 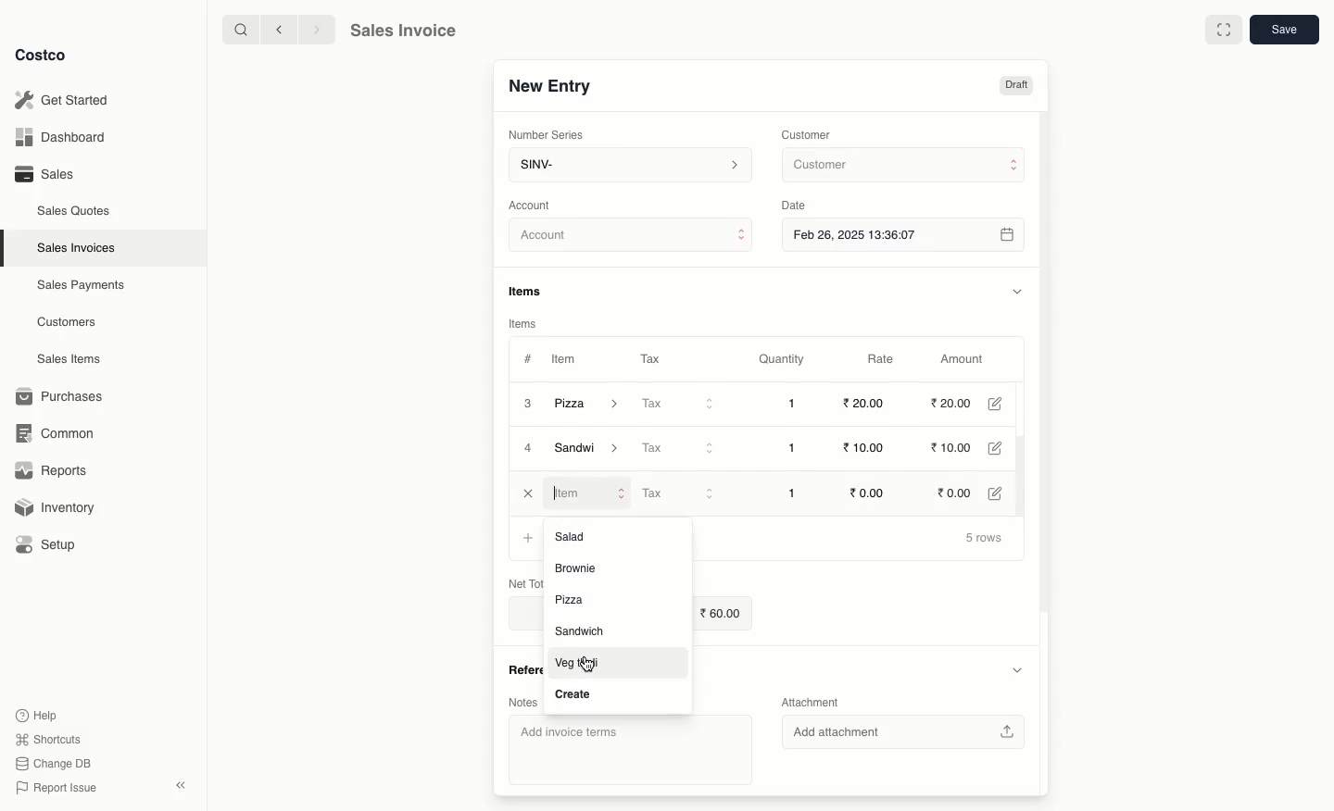 What do you see at coordinates (905, 234) in the screenshot?
I see `Feb 26, 2025 13:36:07` at bounding box center [905, 234].